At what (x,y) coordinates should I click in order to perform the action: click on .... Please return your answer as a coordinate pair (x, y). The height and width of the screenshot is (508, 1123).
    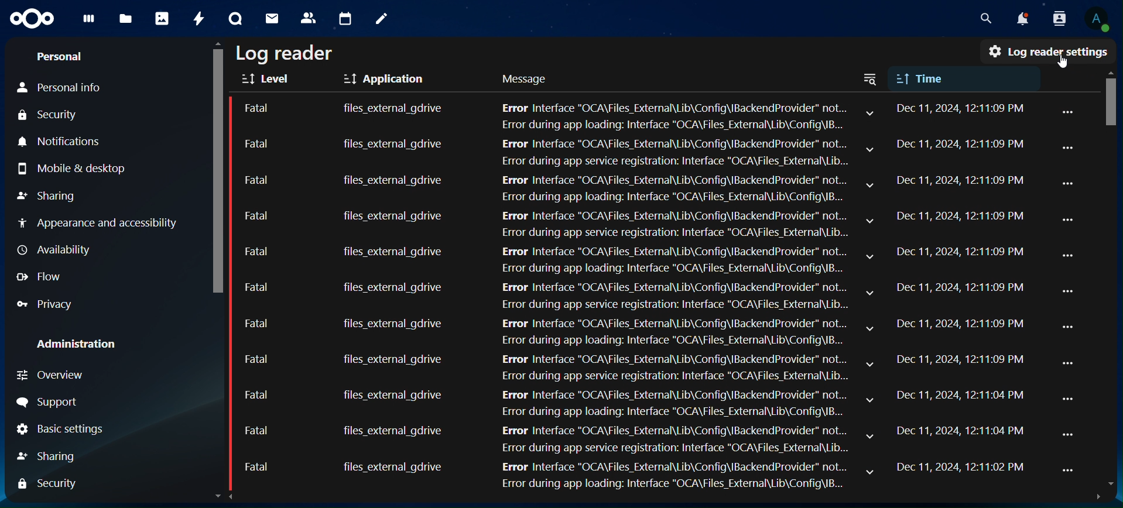
    Looking at the image, I should click on (1071, 364).